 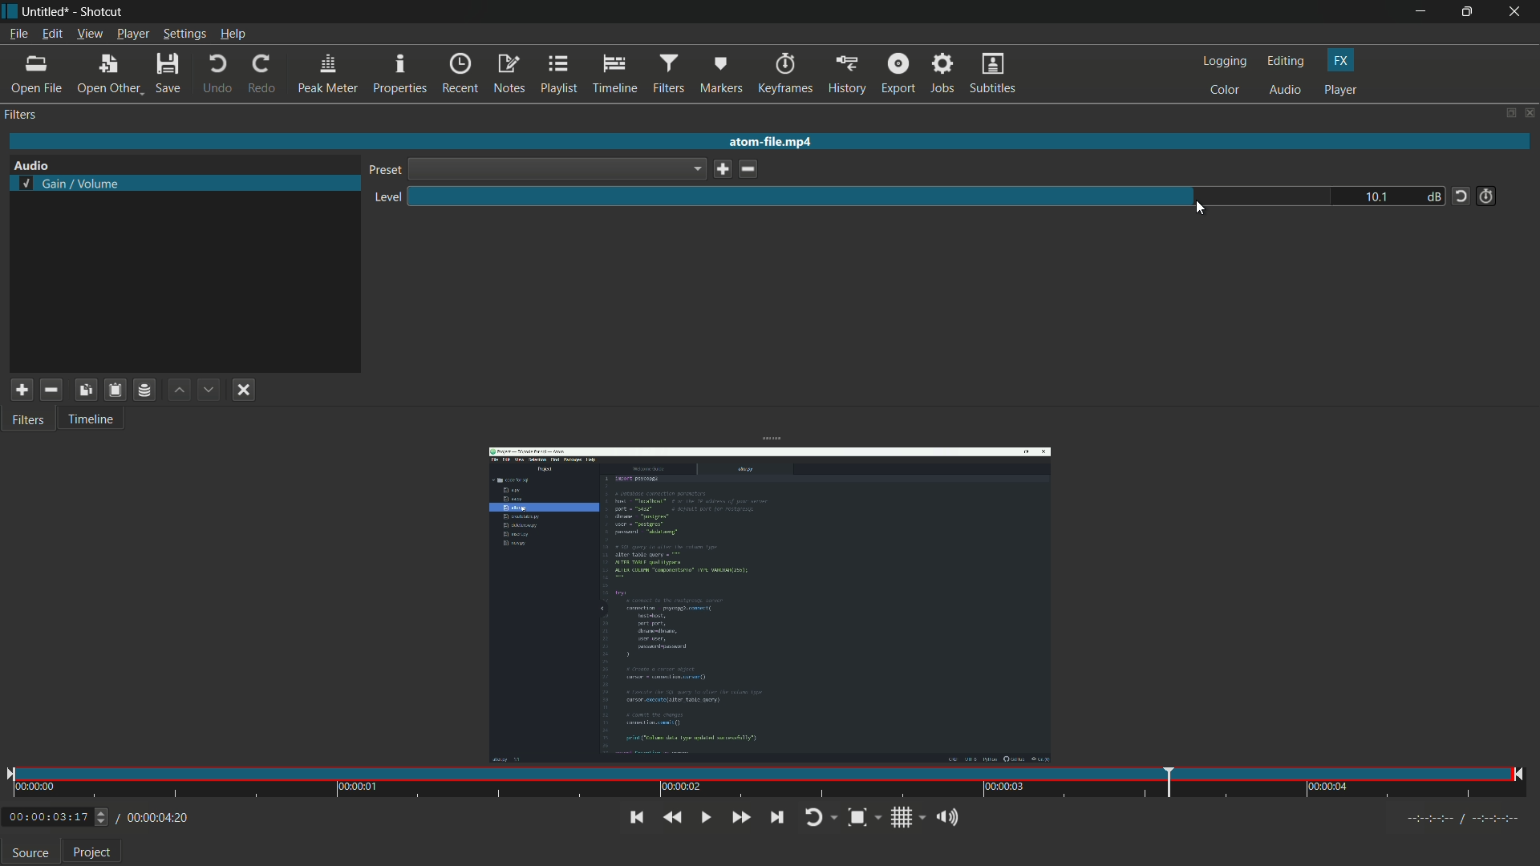 What do you see at coordinates (952, 819) in the screenshot?
I see `show volume control` at bounding box center [952, 819].